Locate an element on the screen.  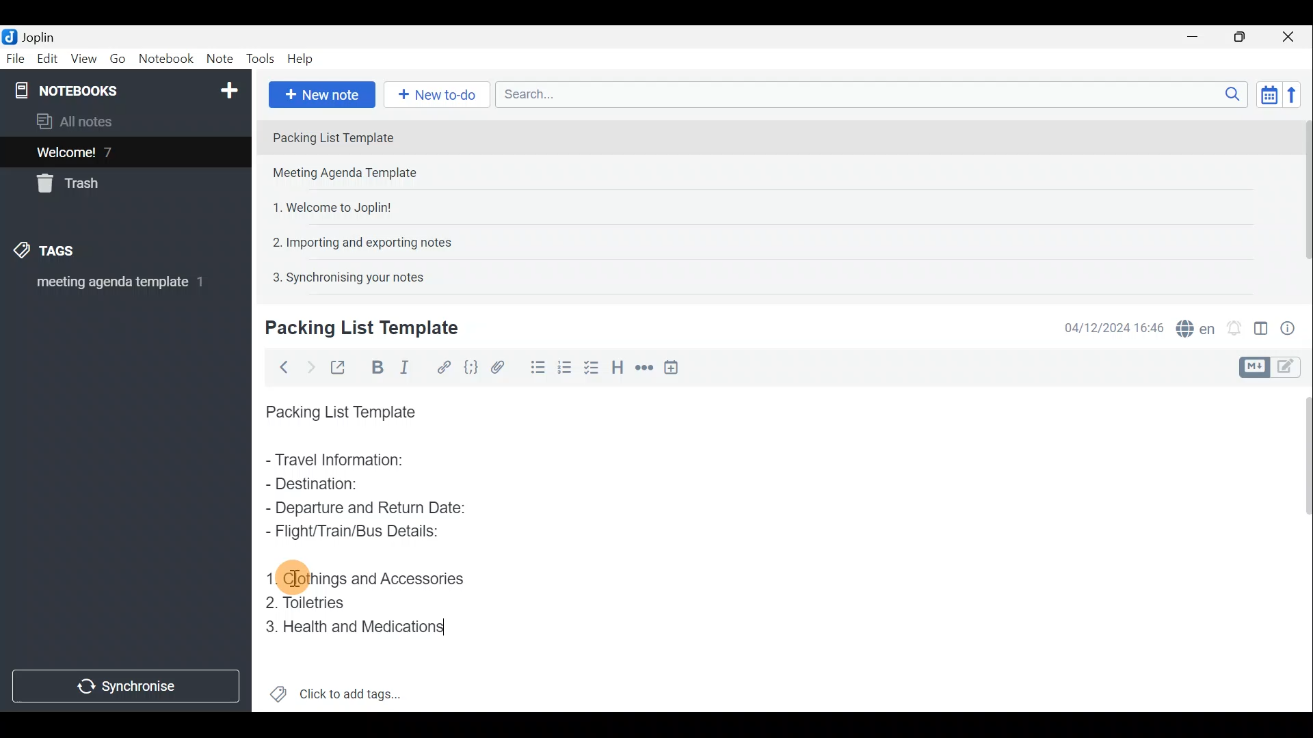
Notebook is located at coordinates (124, 89).